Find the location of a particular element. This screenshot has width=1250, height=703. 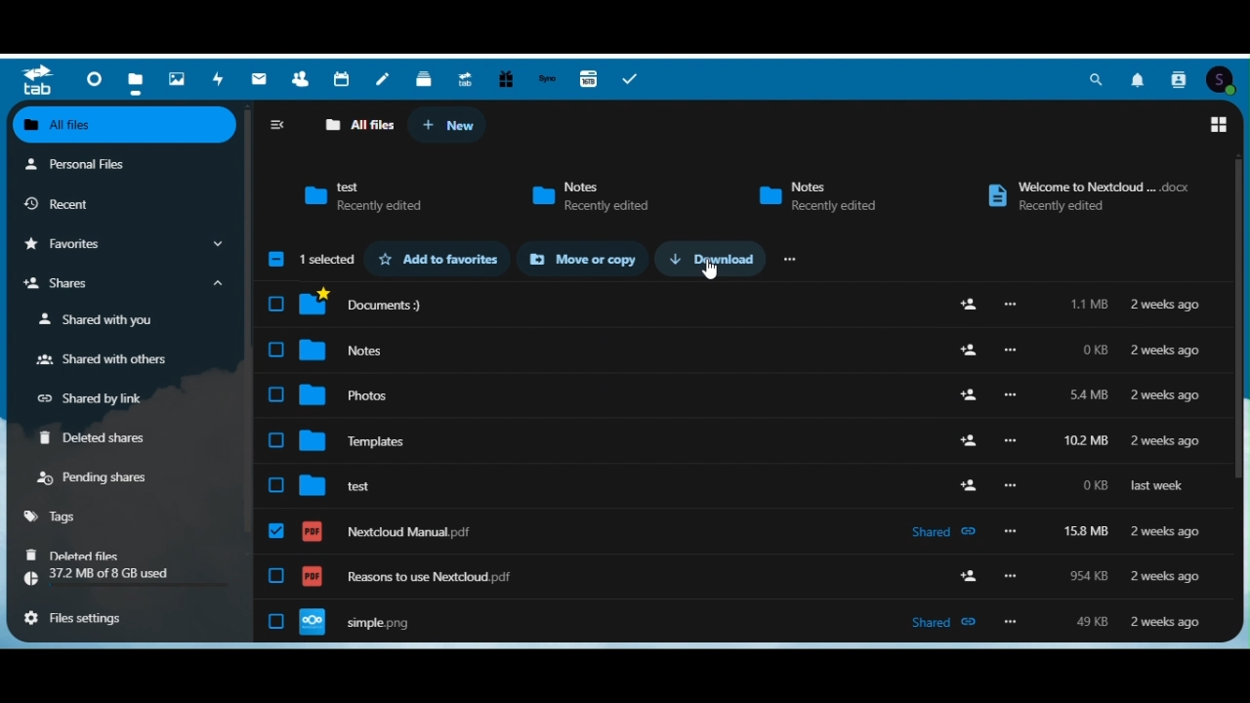

Files is located at coordinates (139, 78).